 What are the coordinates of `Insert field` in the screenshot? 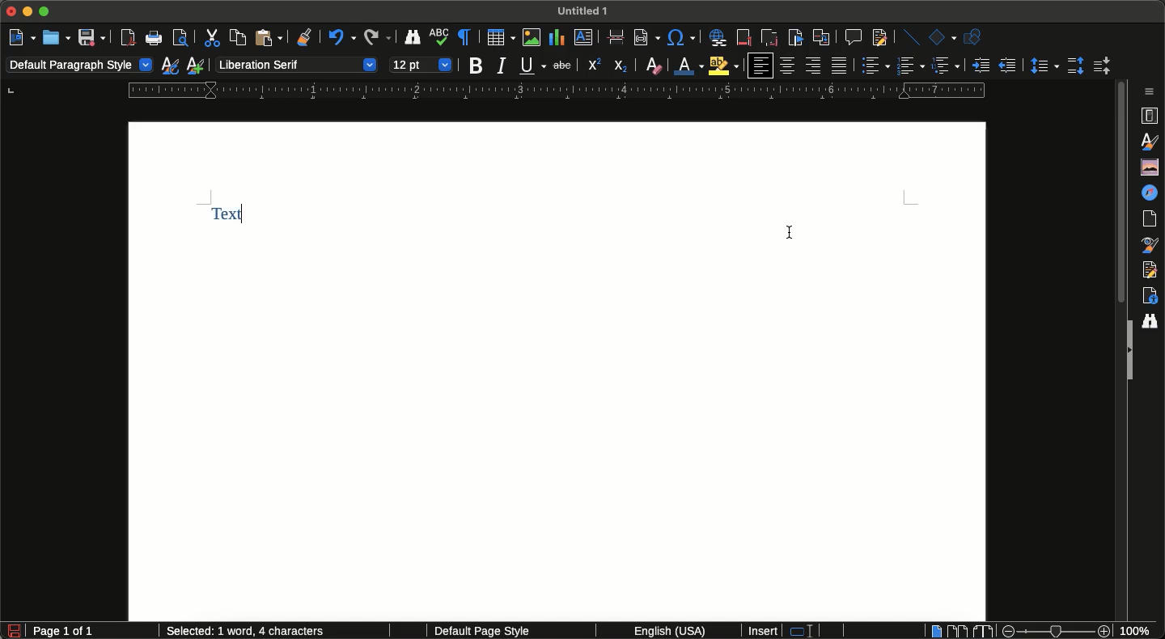 It's located at (646, 36).